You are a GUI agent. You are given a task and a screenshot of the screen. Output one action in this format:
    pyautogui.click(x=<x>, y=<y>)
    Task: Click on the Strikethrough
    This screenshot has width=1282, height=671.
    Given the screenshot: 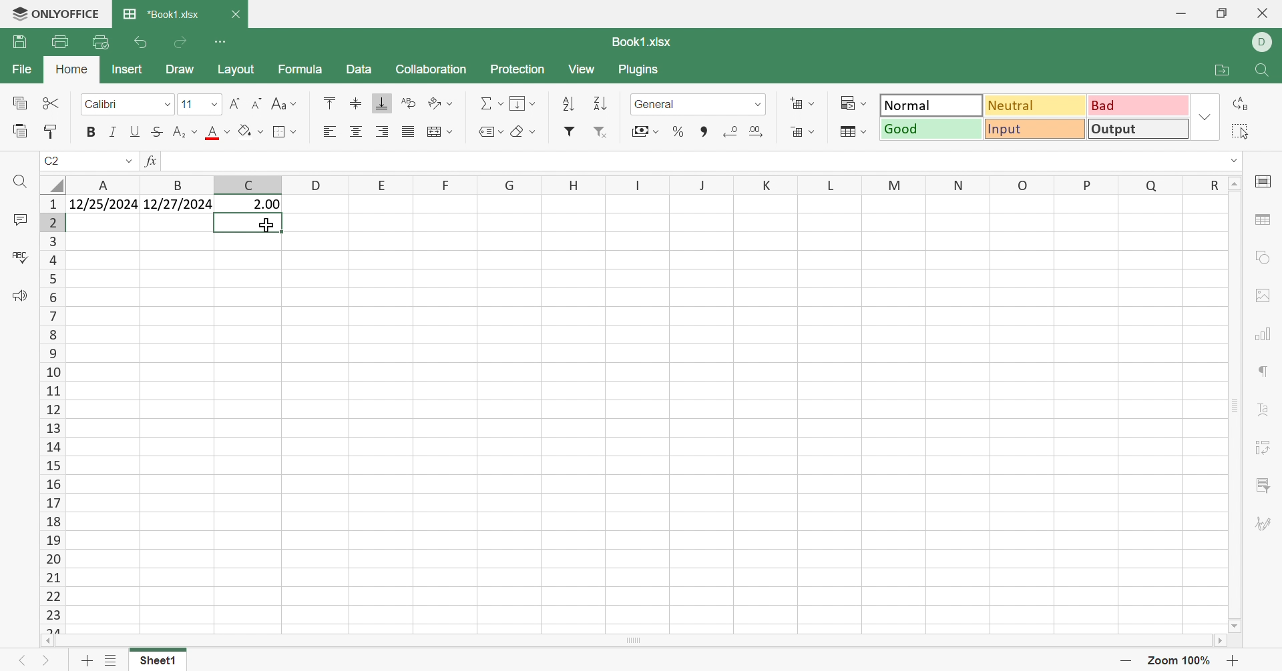 What is the action you would take?
    pyautogui.click(x=157, y=131)
    